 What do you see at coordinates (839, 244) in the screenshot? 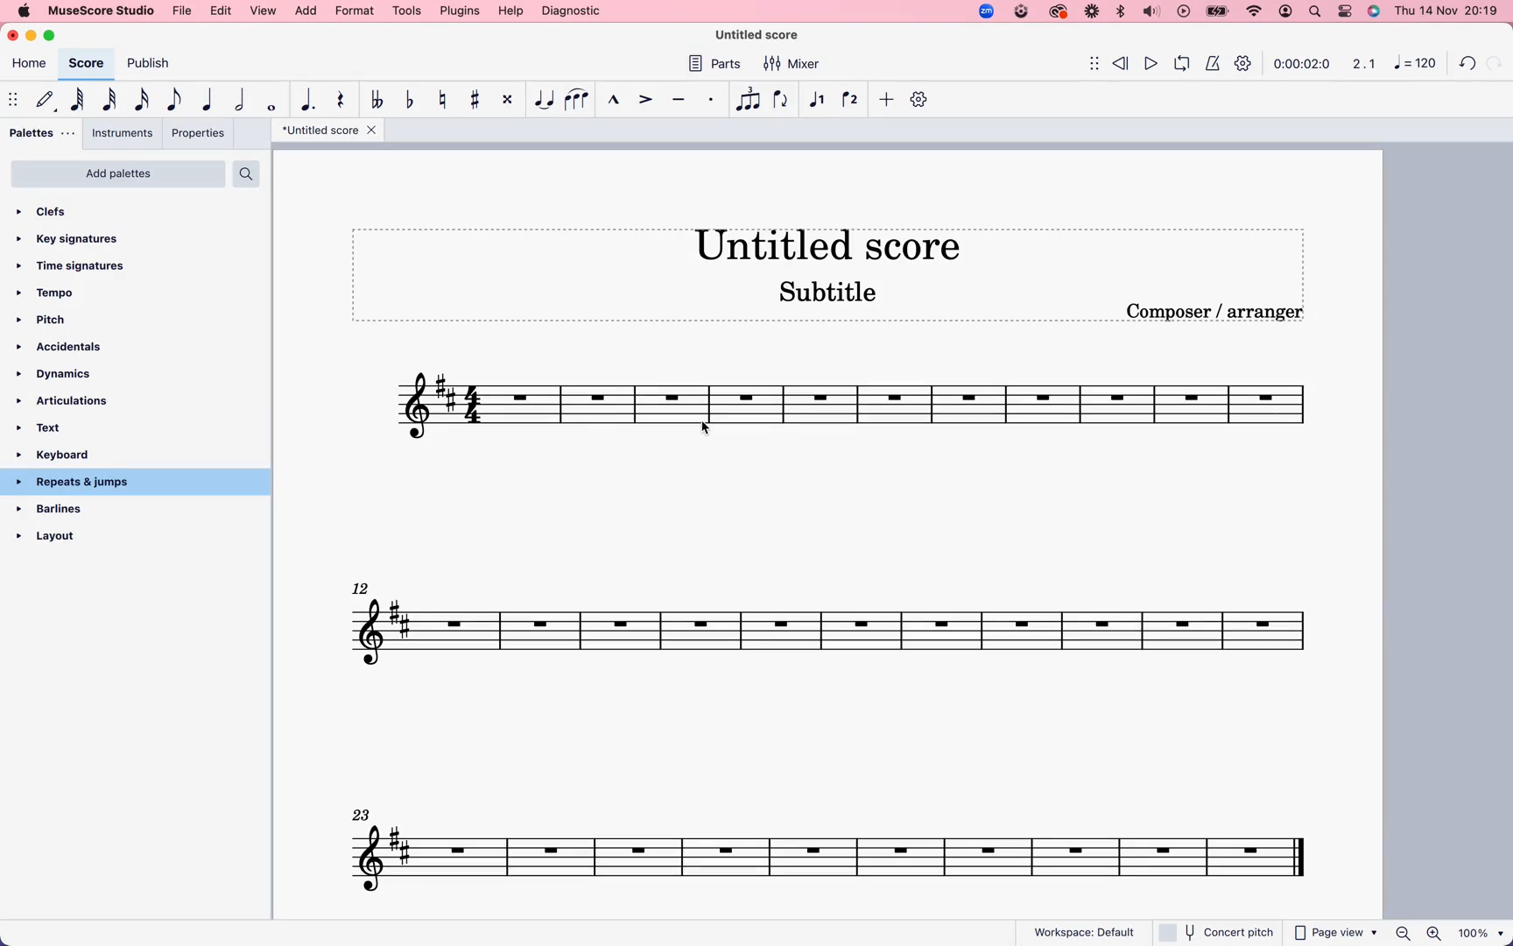
I see `score name` at bounding box center [839, 244].